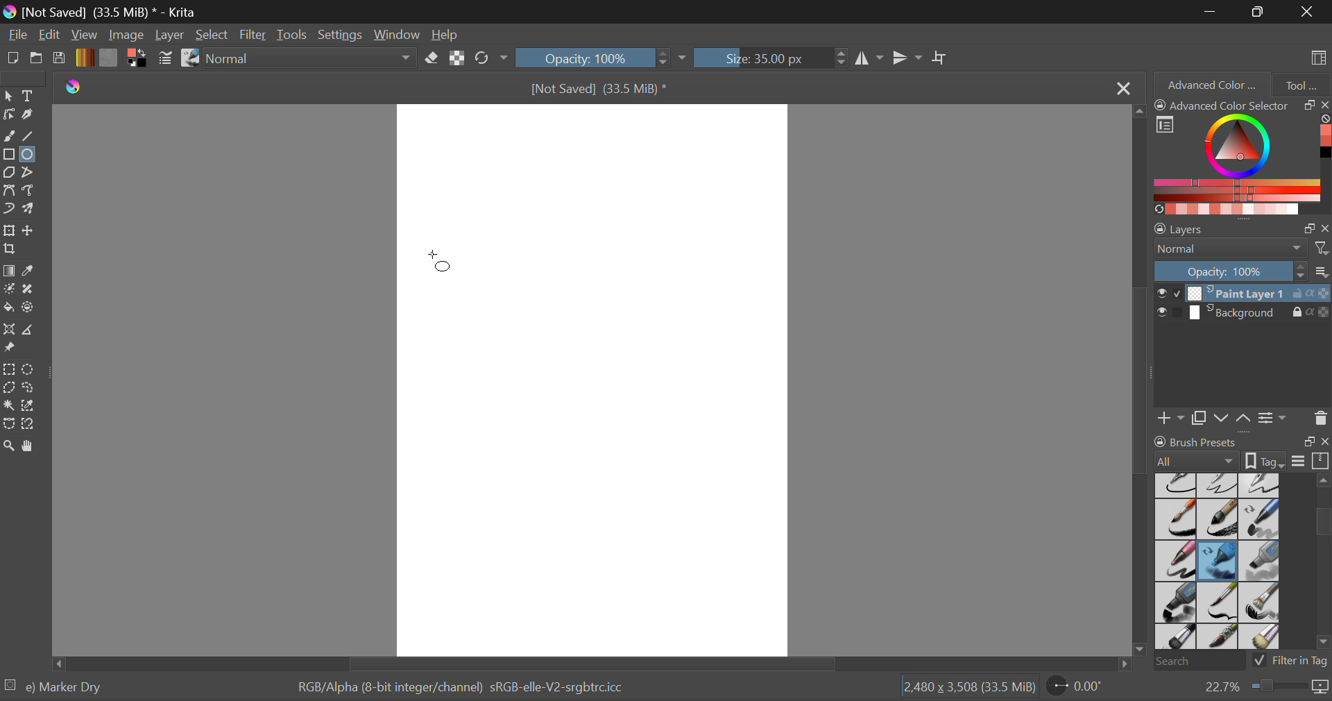 The width and height of the screenshot is (1332, 701). What do you see at coordinates (447, 36) in the screenshot?
I see `Help` at bounding box center [447, 36].